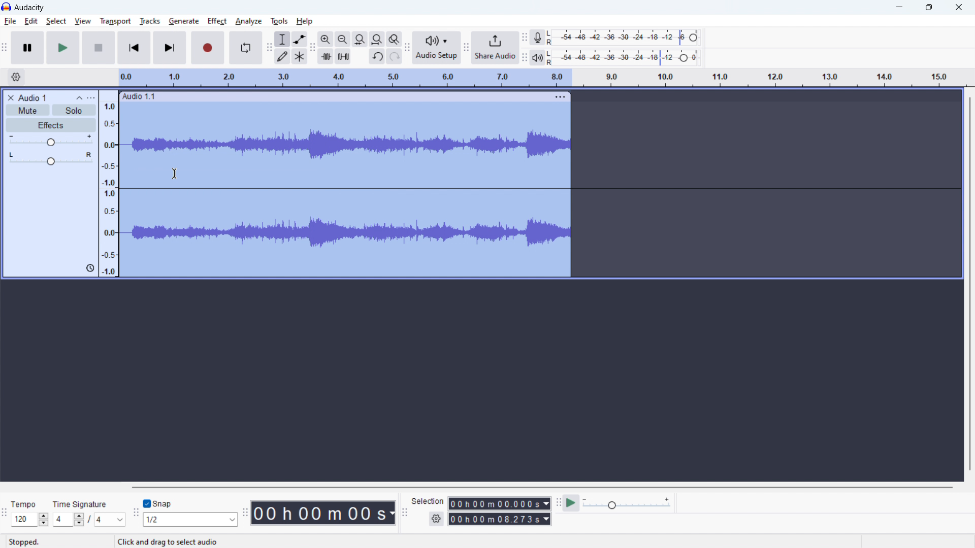 This screenshot has width=975, height=548. I want to click on click to move, so click(337, 96).